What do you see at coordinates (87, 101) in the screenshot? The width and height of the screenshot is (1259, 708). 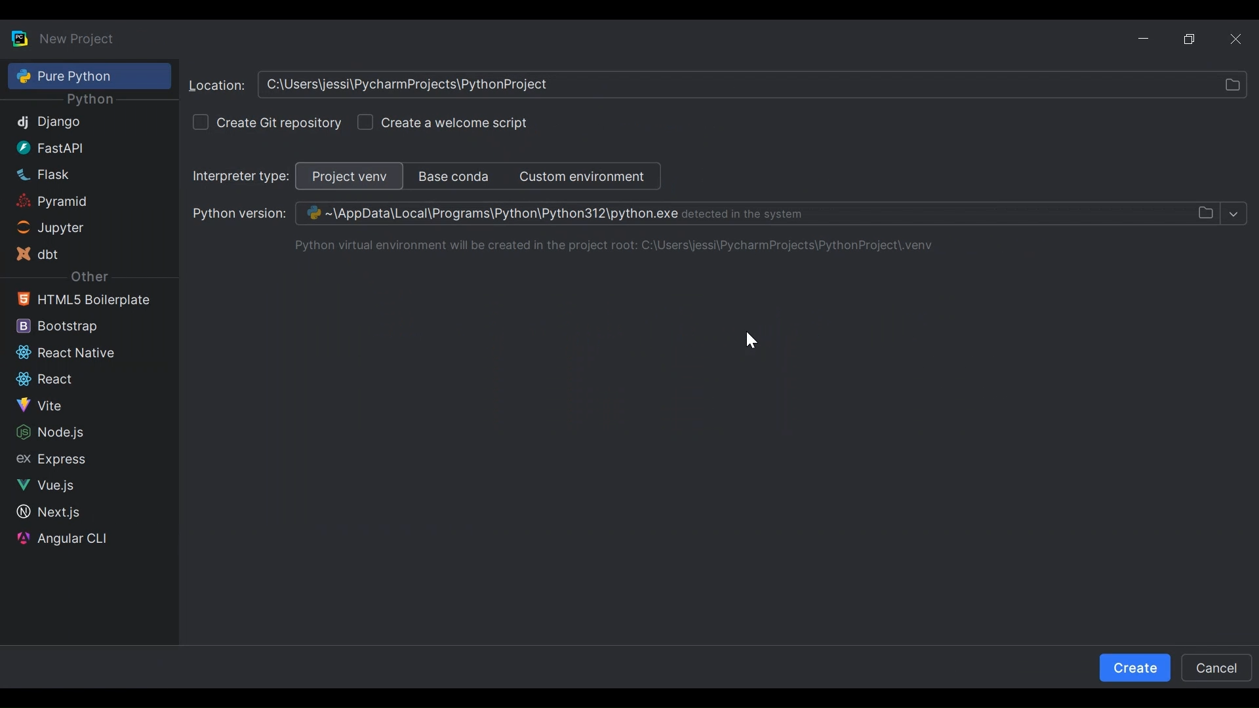 I see `Python` at bounding box center [87, 101].